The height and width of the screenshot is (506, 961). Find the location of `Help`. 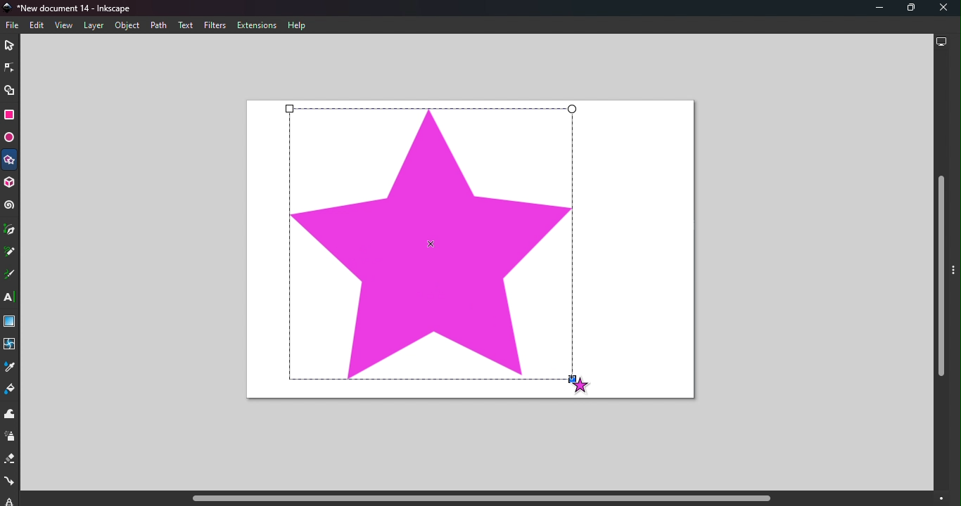

Help is located at coordinates (298, 26).